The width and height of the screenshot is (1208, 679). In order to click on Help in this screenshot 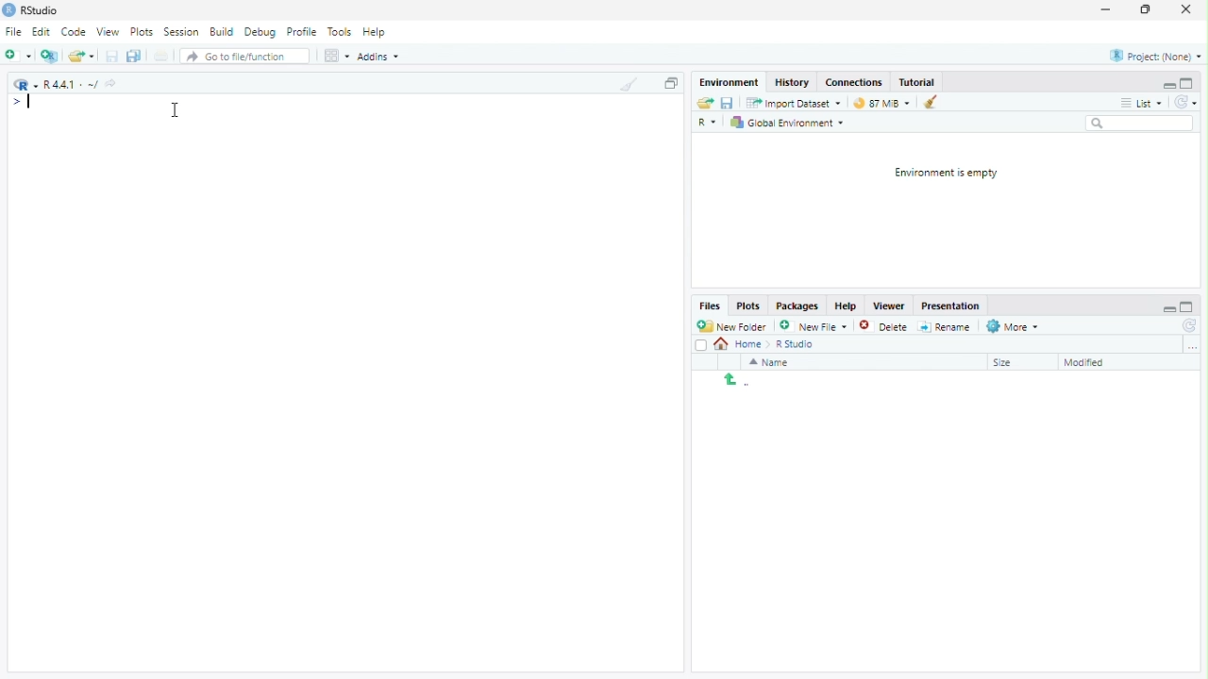, I will do `click(847, 305)`.